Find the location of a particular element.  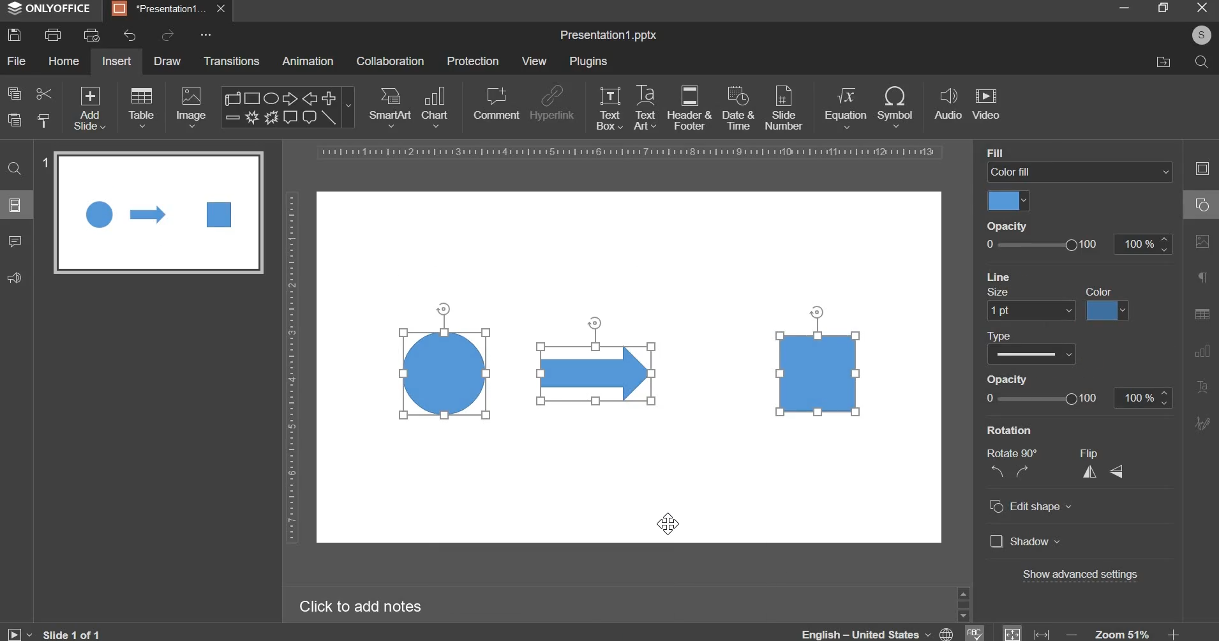

language is located at coordinates (973, 632).